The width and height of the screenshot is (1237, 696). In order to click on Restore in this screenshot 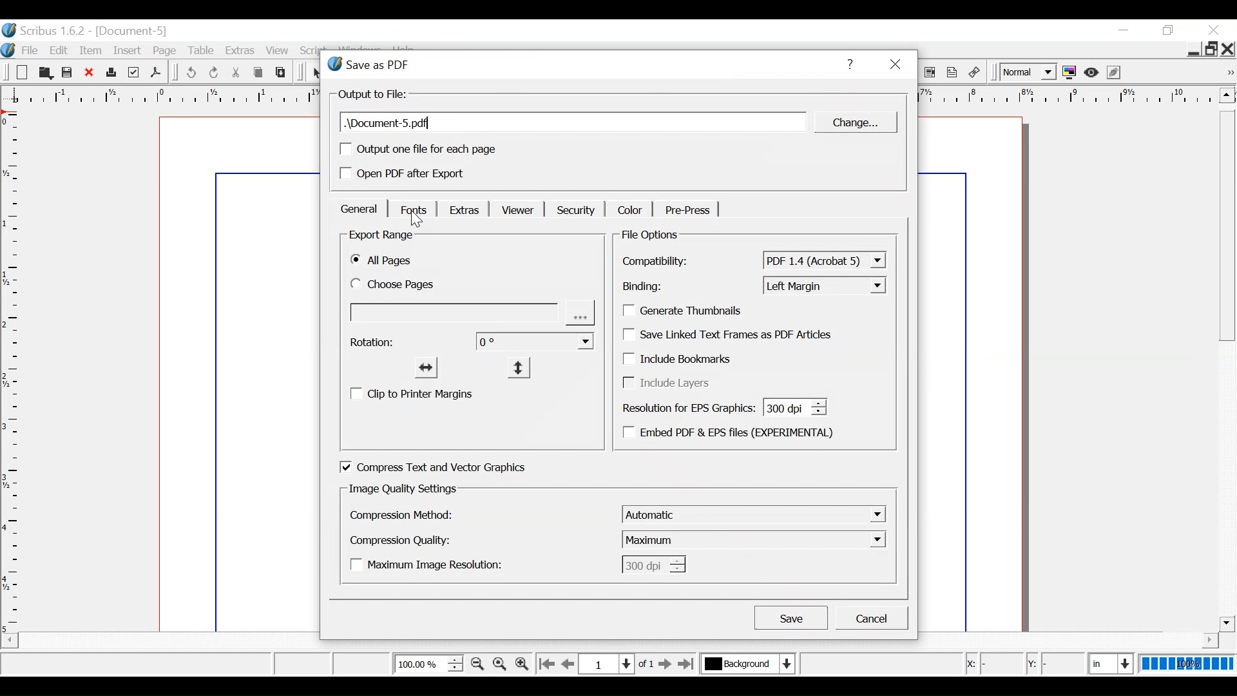, I will do `click(1211, 49)`.